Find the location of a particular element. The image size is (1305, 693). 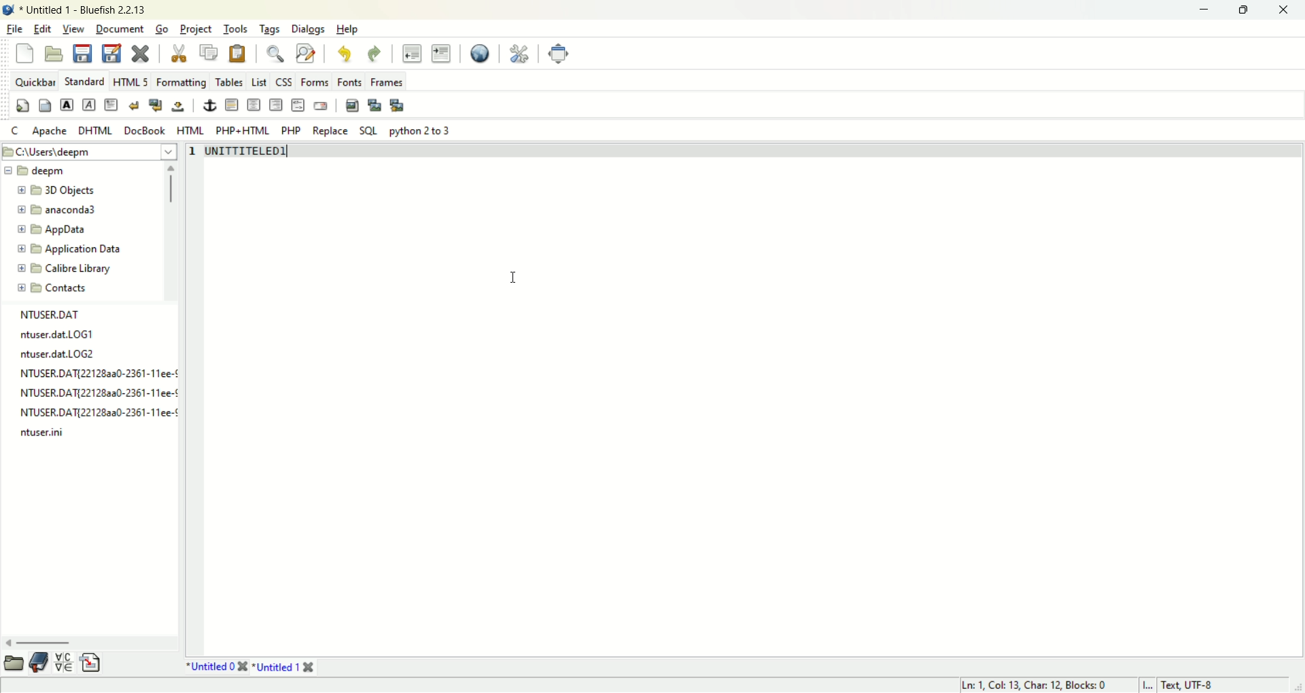

project is located at coordinates (195, 30).